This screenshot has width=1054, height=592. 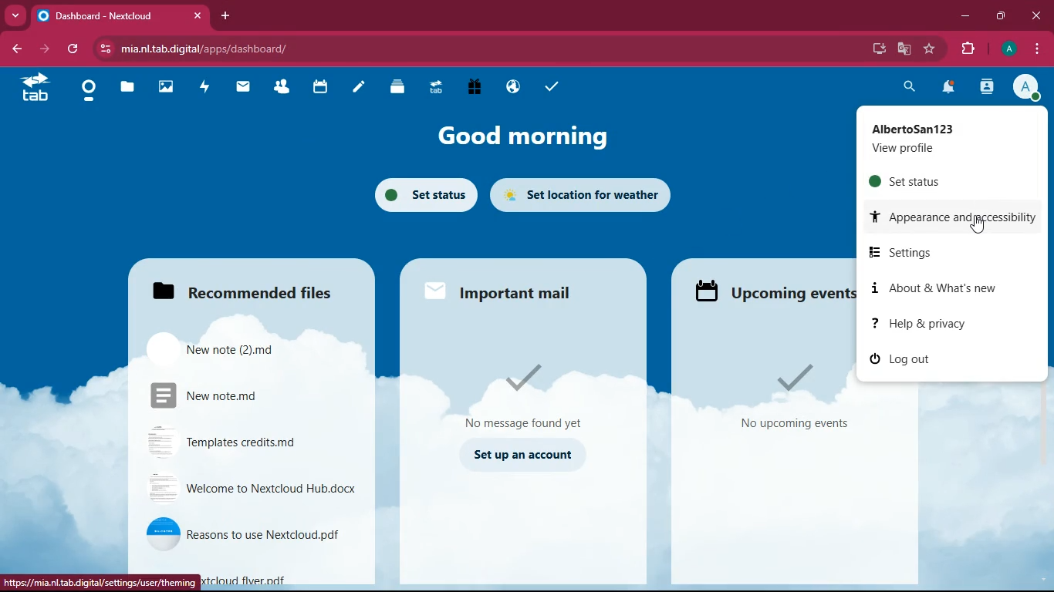 I want to click on tab, so click(x=105, y=15).